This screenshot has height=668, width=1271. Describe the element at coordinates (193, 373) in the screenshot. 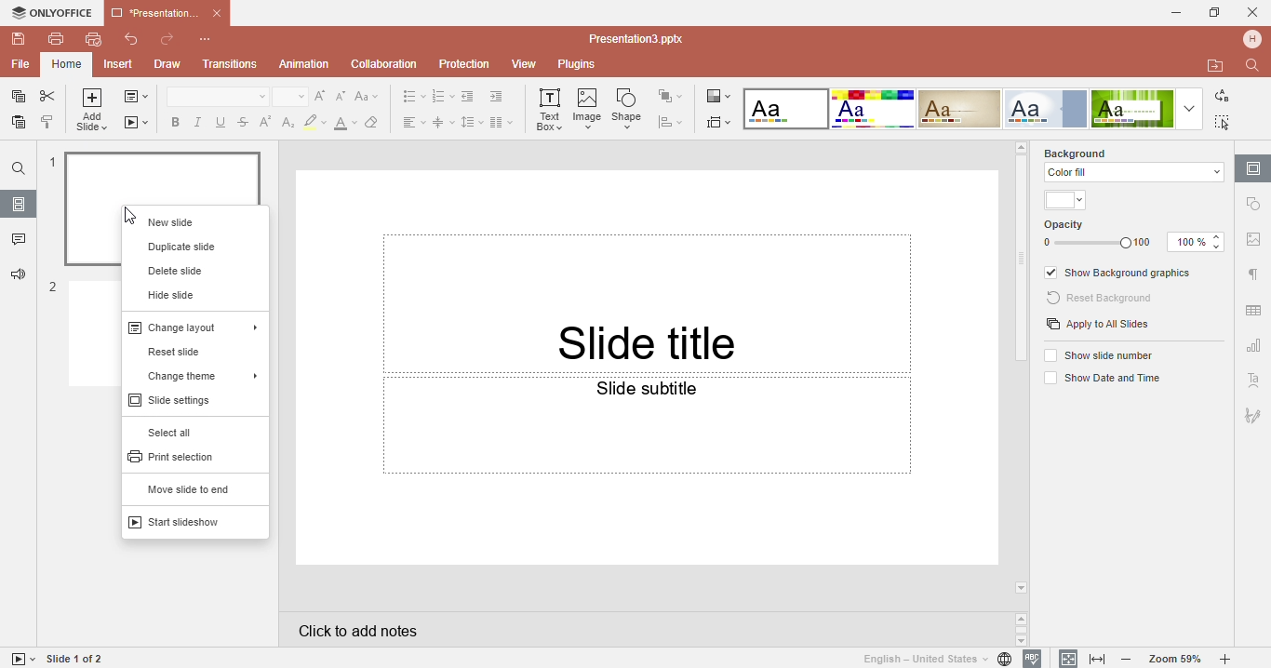

I see `Change theme` at that location.